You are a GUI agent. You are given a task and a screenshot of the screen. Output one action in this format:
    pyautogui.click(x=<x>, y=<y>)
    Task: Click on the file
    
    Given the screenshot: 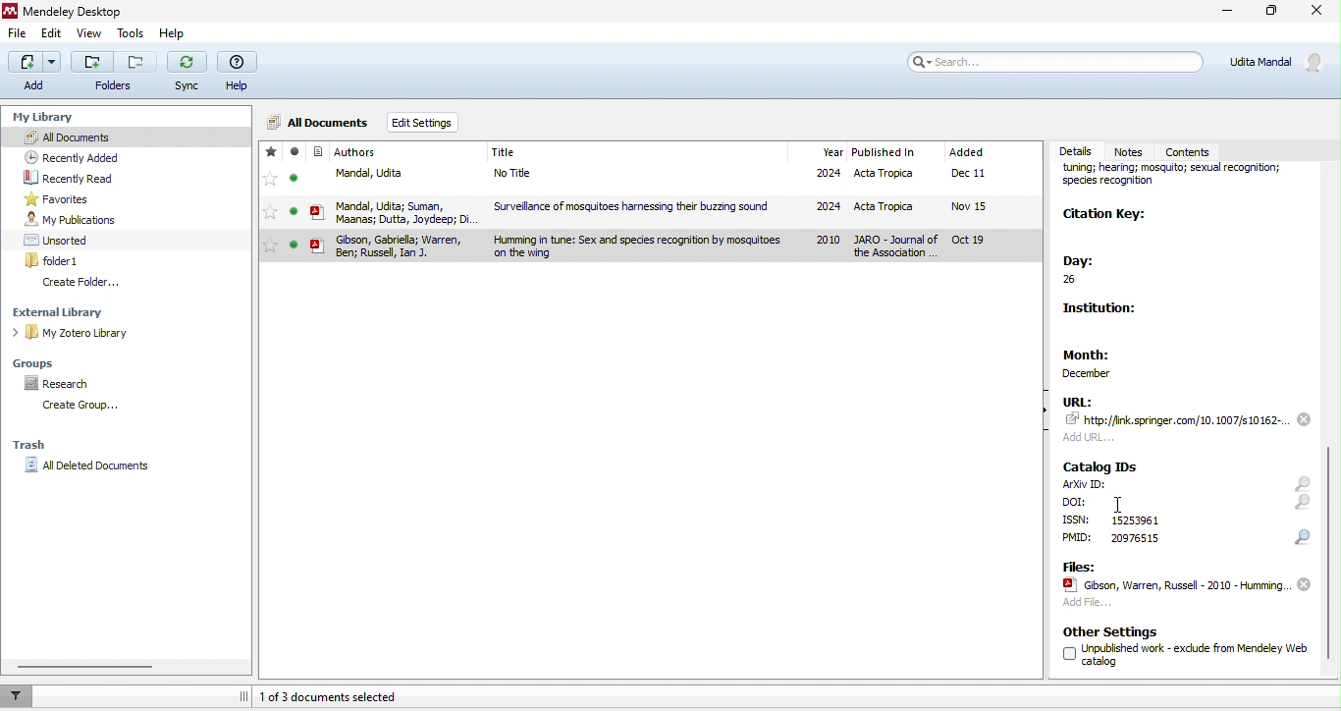 What is the action you would take?
    pyautogui.click(x=687, y=176)
    